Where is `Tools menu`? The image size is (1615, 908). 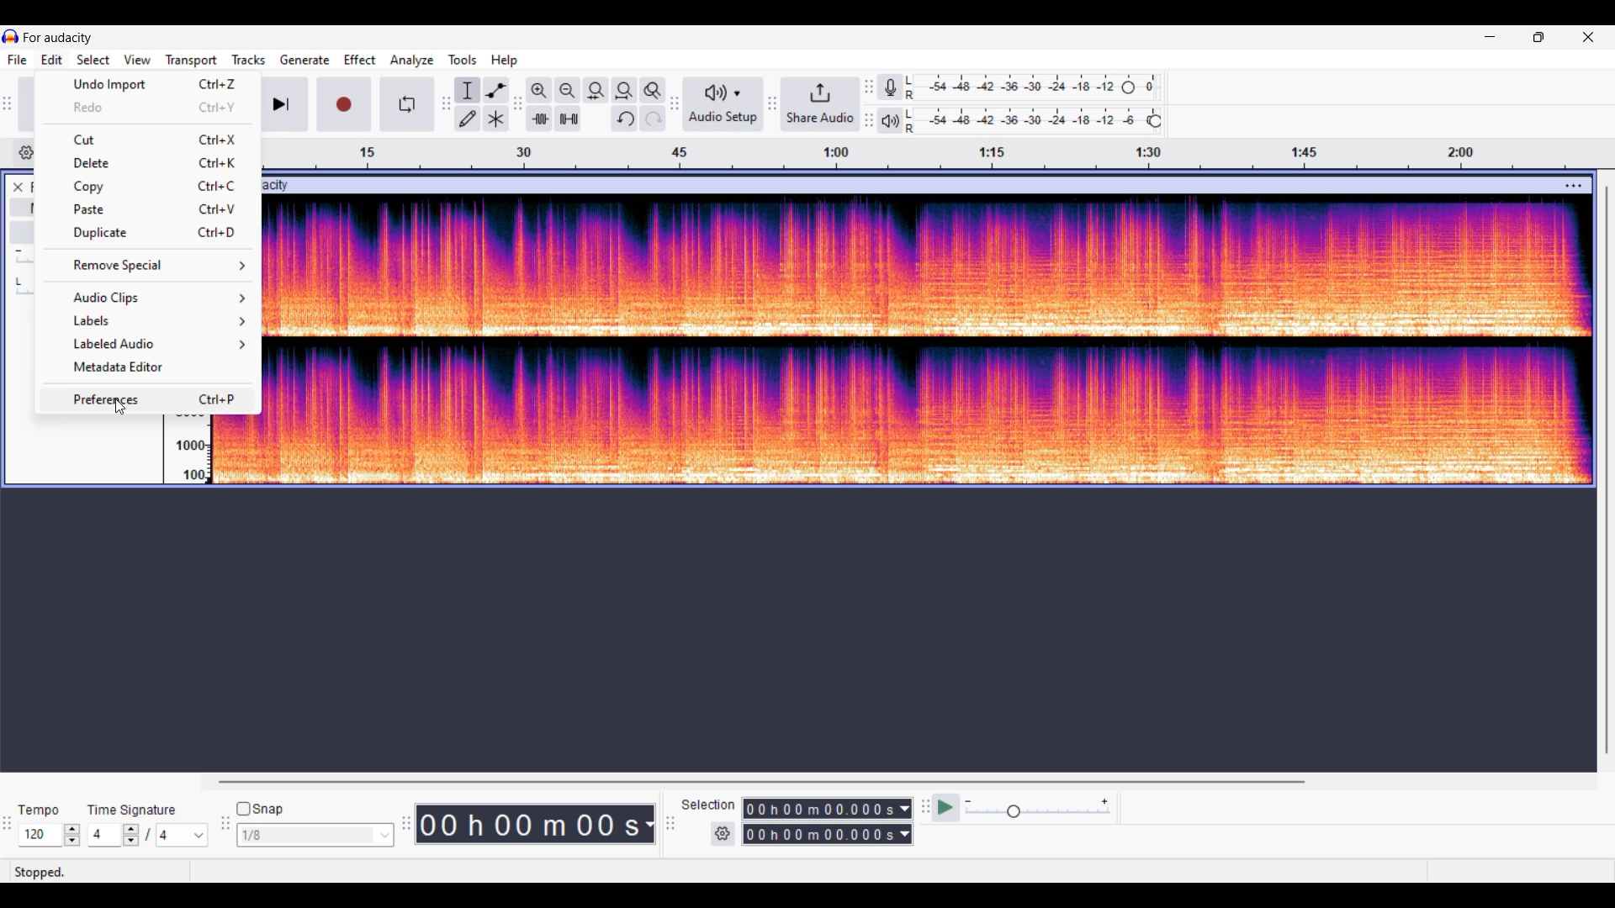
Tools menu is located at coordinates (463, 60).